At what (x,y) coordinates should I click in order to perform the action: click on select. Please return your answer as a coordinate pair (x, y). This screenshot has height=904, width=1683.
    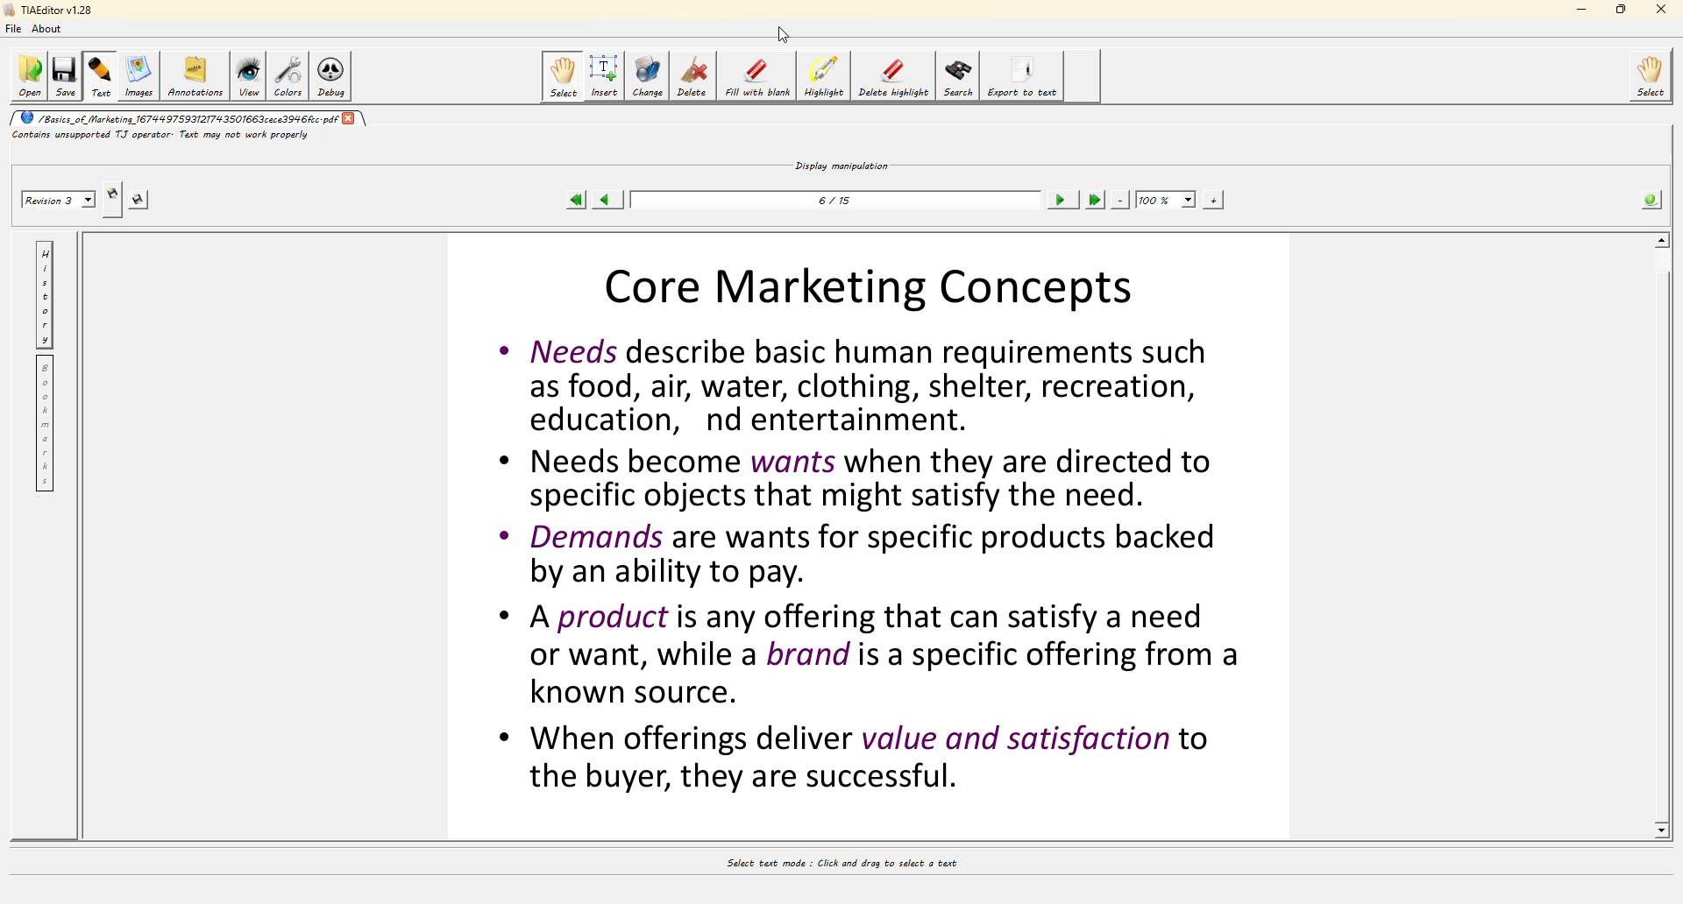
    Looking at the image, I should click on (565, 76).